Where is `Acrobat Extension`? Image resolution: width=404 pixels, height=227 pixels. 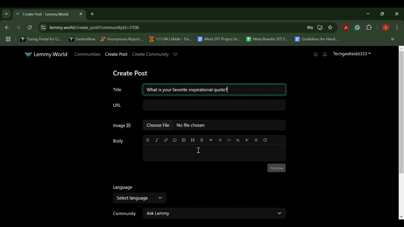
Acrobat Extension is located at coordinates (346, 28).